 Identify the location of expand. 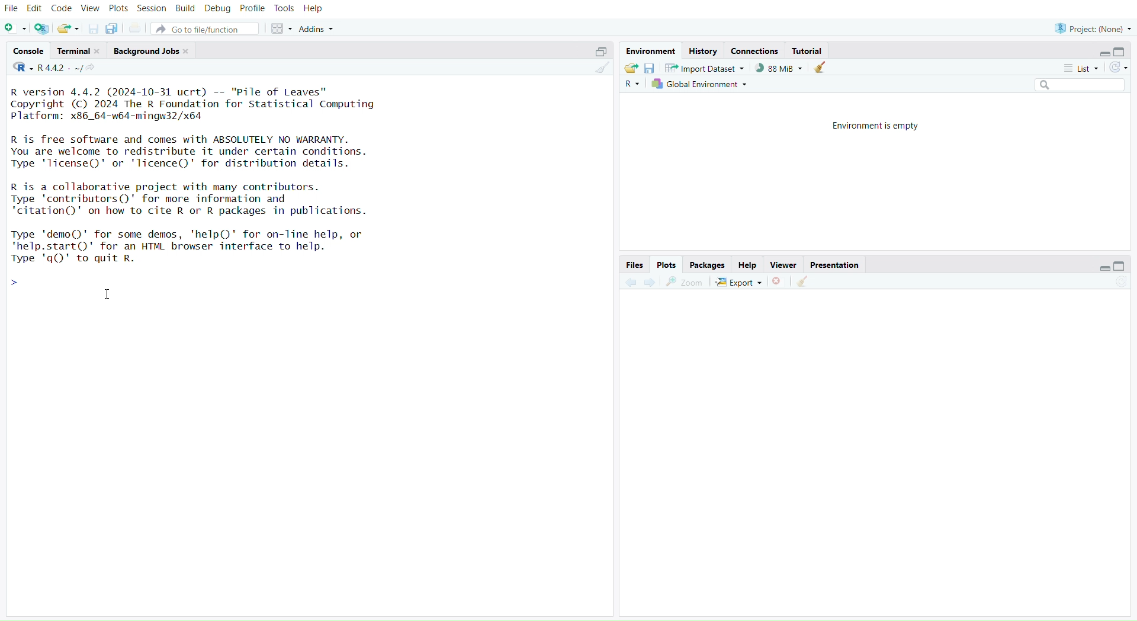
(598, 52).